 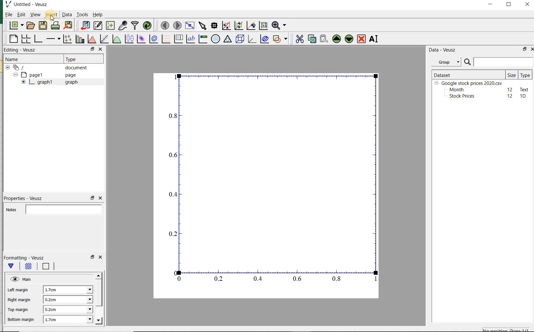 I want to click on edit and enter new datasets, so click(x=98, y=25).